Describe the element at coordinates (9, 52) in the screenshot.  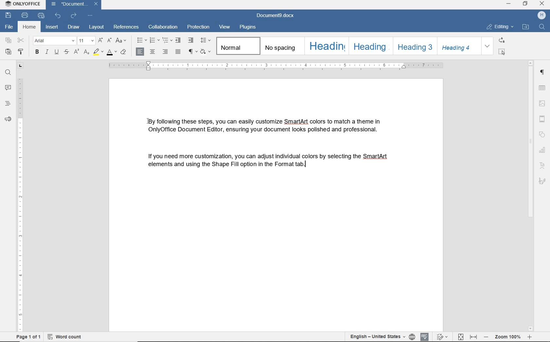
I see `paste` at that location.